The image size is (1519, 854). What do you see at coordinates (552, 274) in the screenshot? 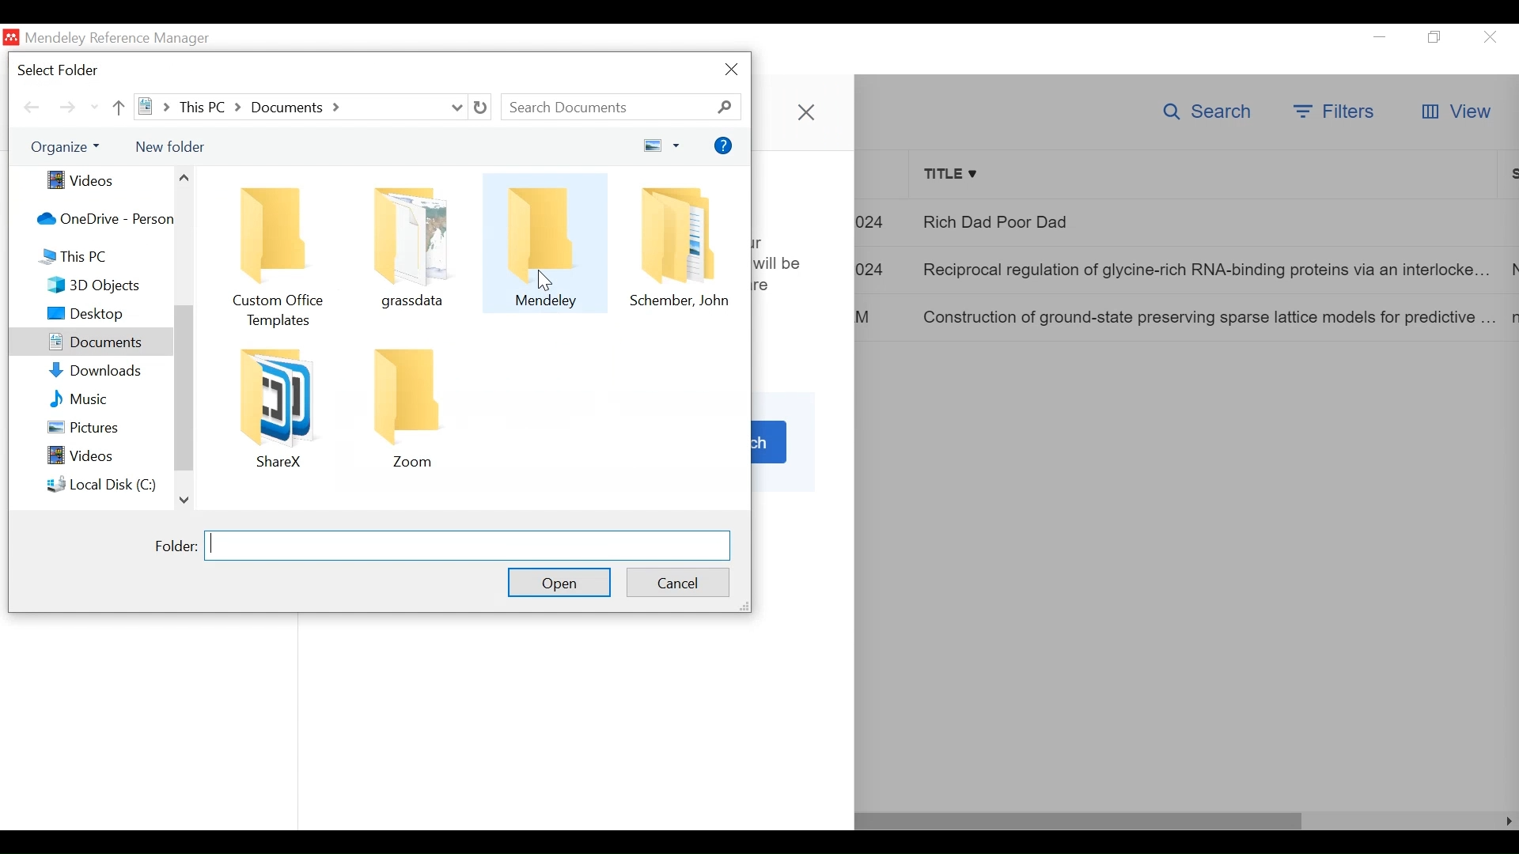
I see `cursor on Mendeley` at bounding box center [552, 274].